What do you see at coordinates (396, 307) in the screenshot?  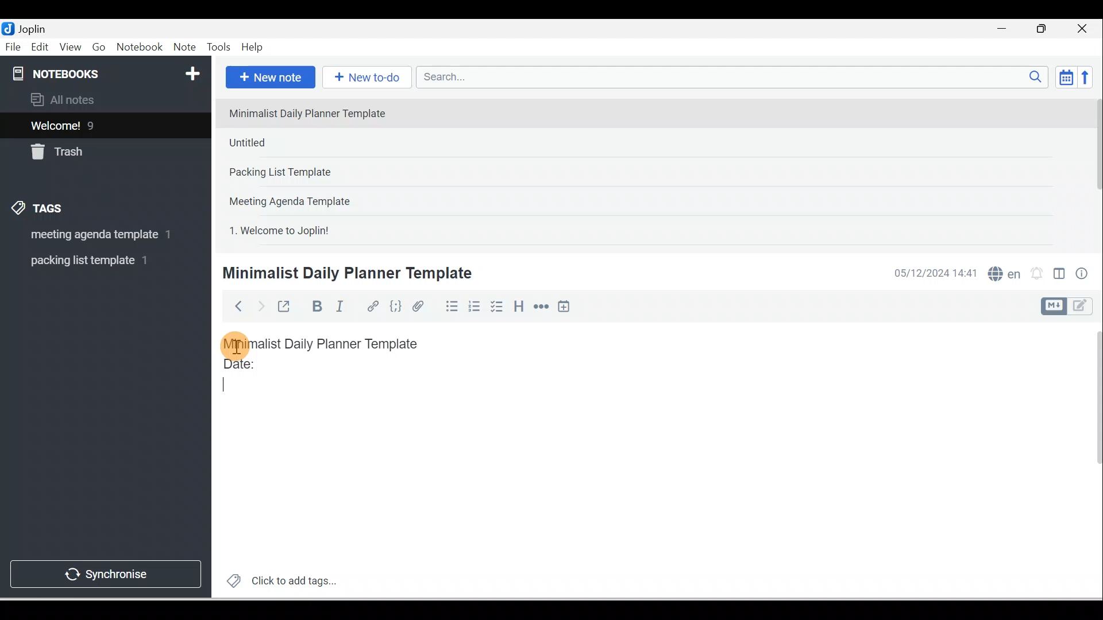 I see `Code` at bounding box center [396, 307].